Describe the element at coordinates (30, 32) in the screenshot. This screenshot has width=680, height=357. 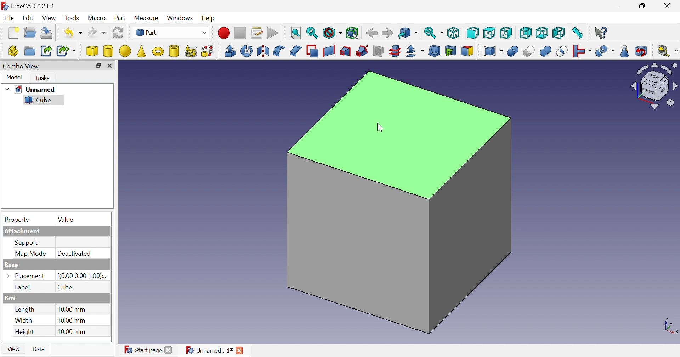
I see `Open` at that location.